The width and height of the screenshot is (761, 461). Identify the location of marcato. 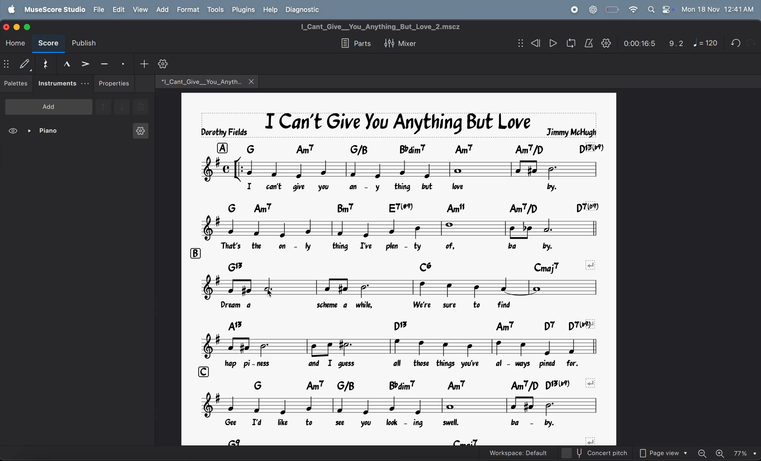
(64, 63).